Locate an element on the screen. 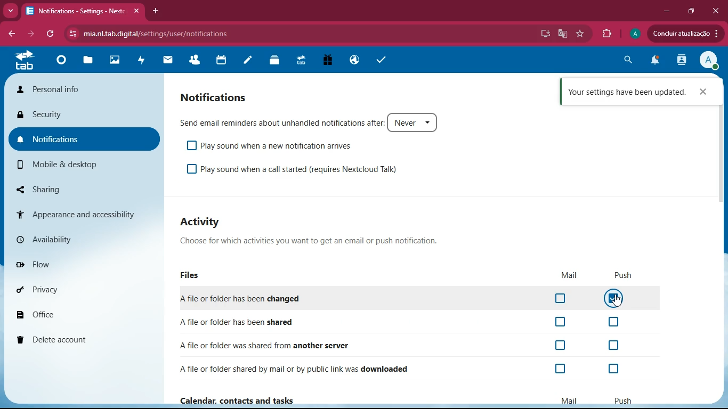  refresh is located at coordinates (51, 34).